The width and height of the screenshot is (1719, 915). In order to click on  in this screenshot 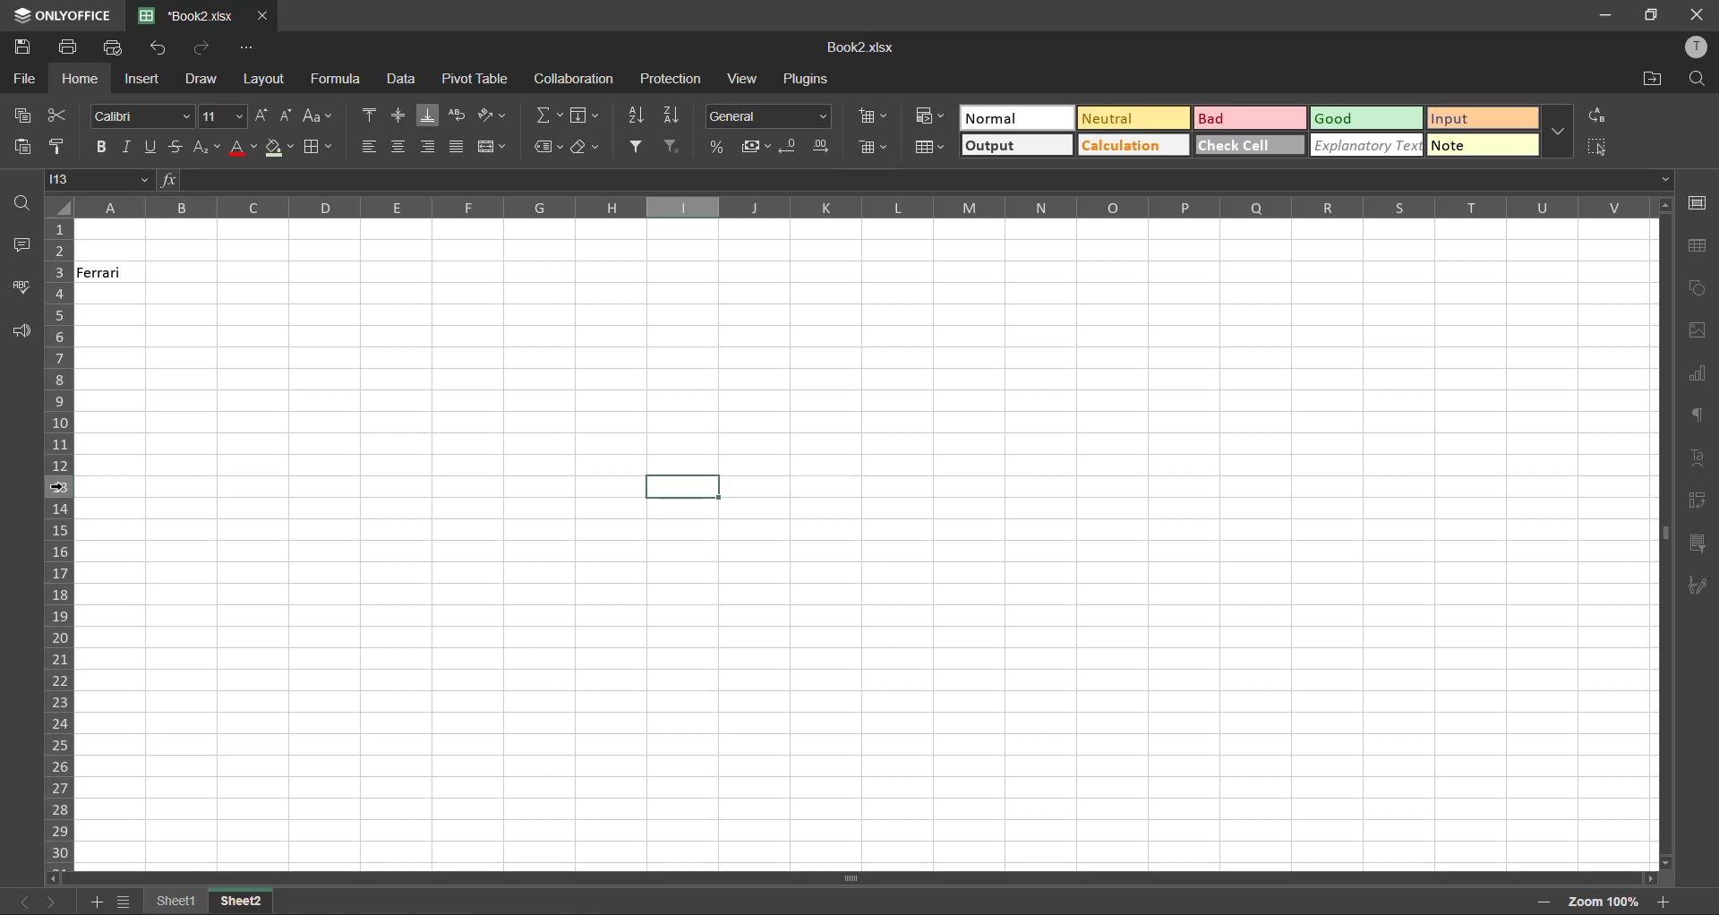, I will do `click(242, 902)`.